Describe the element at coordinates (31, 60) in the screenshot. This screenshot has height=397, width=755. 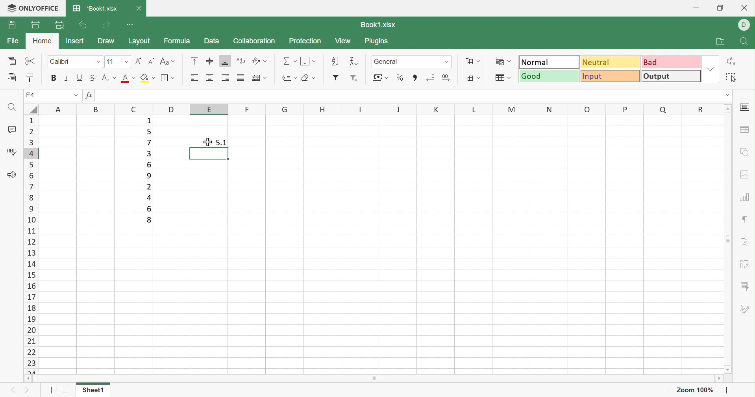
I see `Cut` at that location.